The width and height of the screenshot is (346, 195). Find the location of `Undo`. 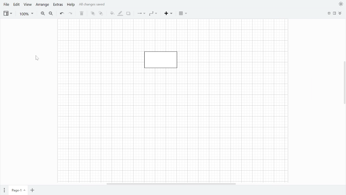

Undo is located at coordinates (62, 14).